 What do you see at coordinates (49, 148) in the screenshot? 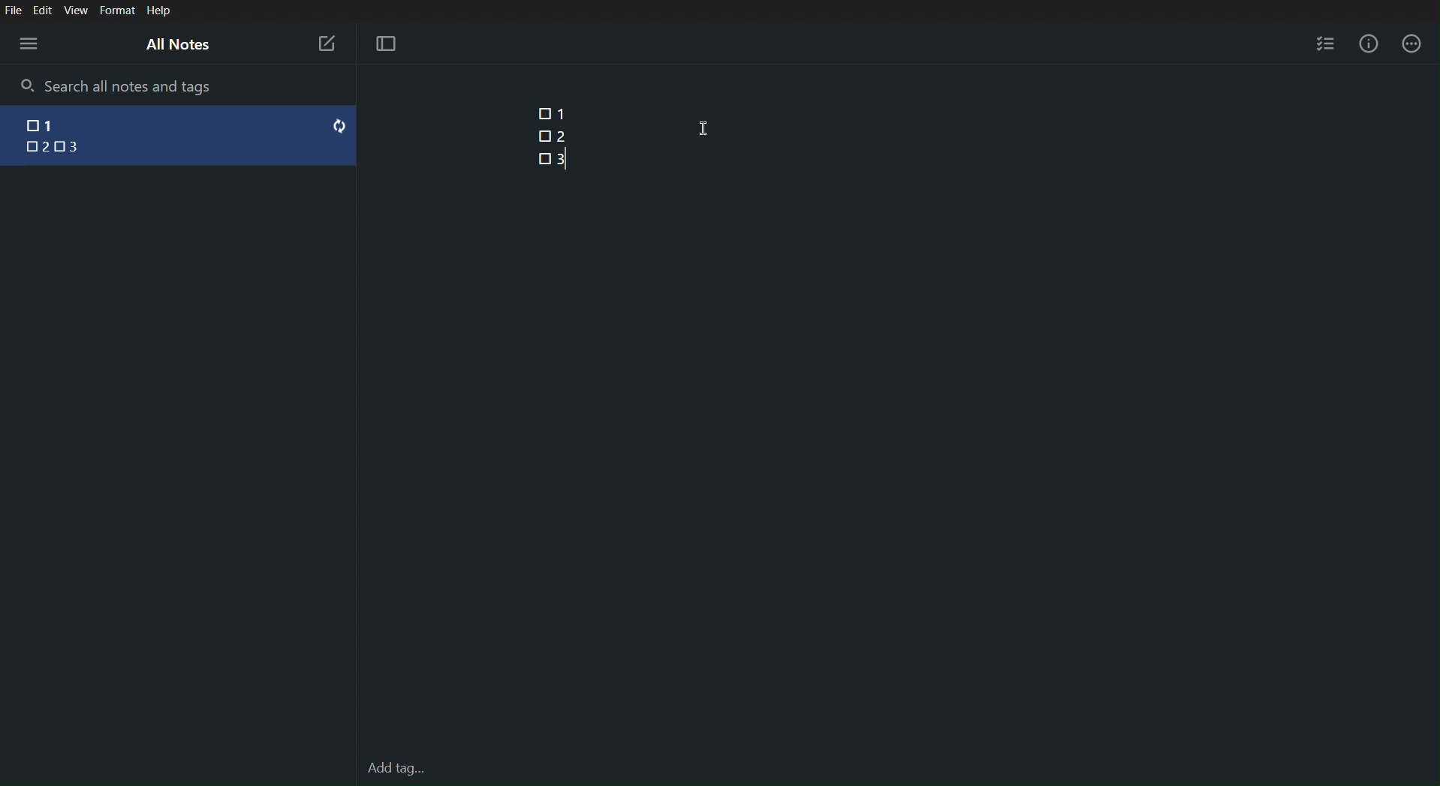
I see `2` at bounding box center [49, 148].